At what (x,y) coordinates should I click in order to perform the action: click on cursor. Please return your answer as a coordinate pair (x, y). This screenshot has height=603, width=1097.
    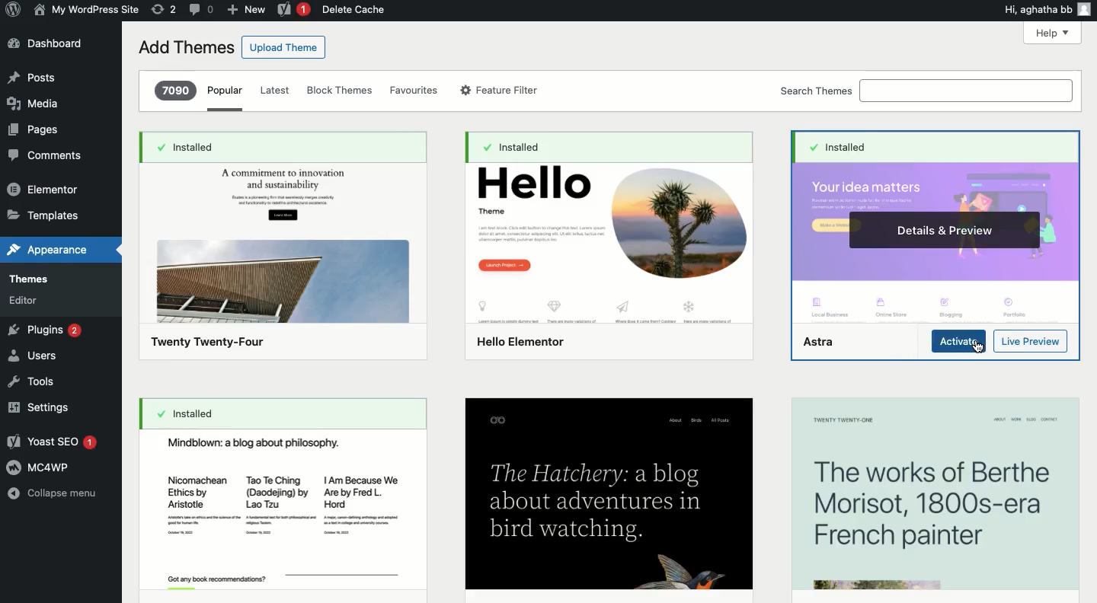
    Looking at the image, I should click on (979, 346).